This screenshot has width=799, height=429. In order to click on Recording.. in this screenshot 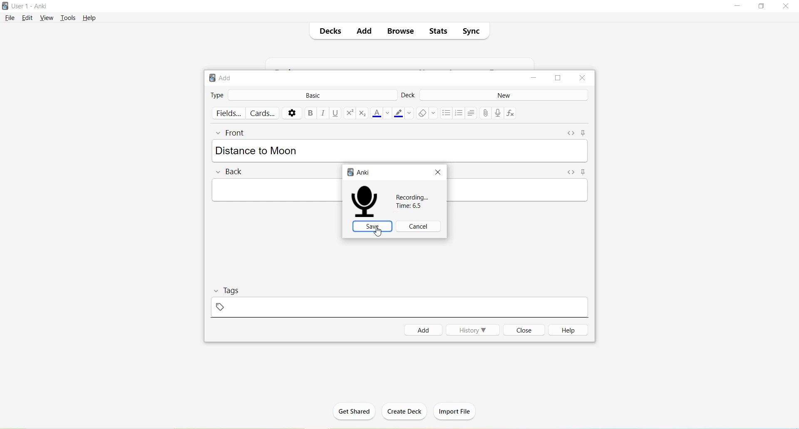, I will do `click(413, 197)`.